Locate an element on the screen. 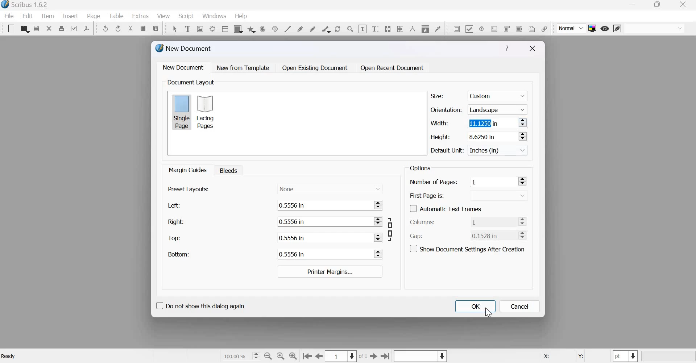 Image resolution: width=696 pixels, height=363 pixels. Height: is located at coordinates (440, 137).